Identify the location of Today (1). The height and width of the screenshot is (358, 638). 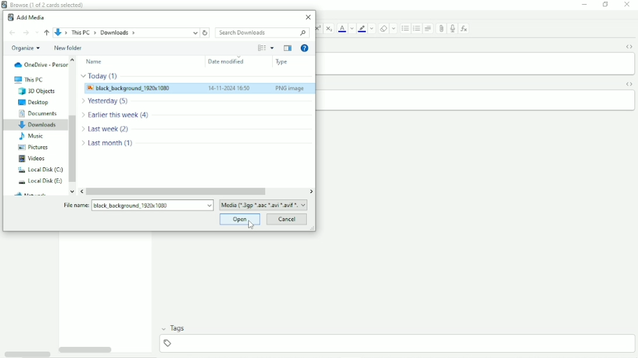
(100, 76).